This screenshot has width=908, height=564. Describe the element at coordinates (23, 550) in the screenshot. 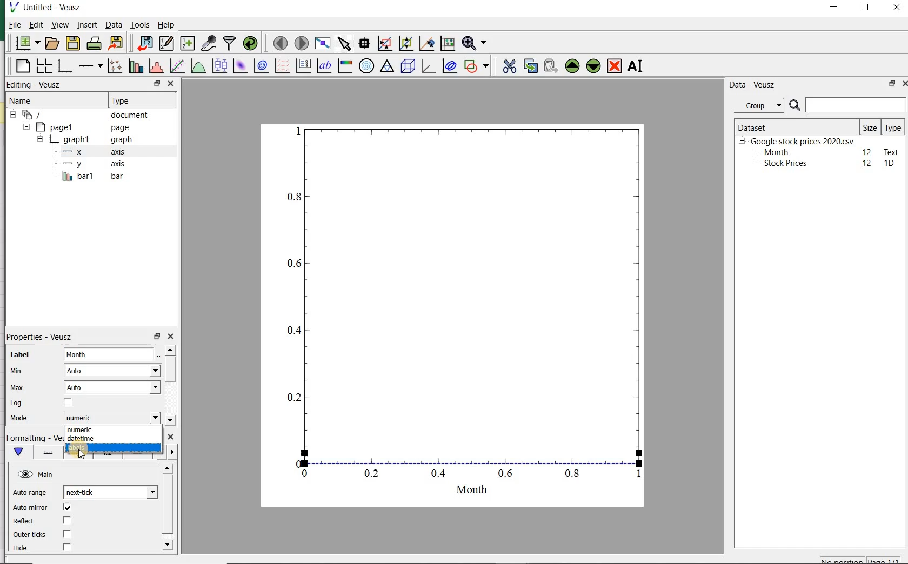

I see `Hide` at that location.